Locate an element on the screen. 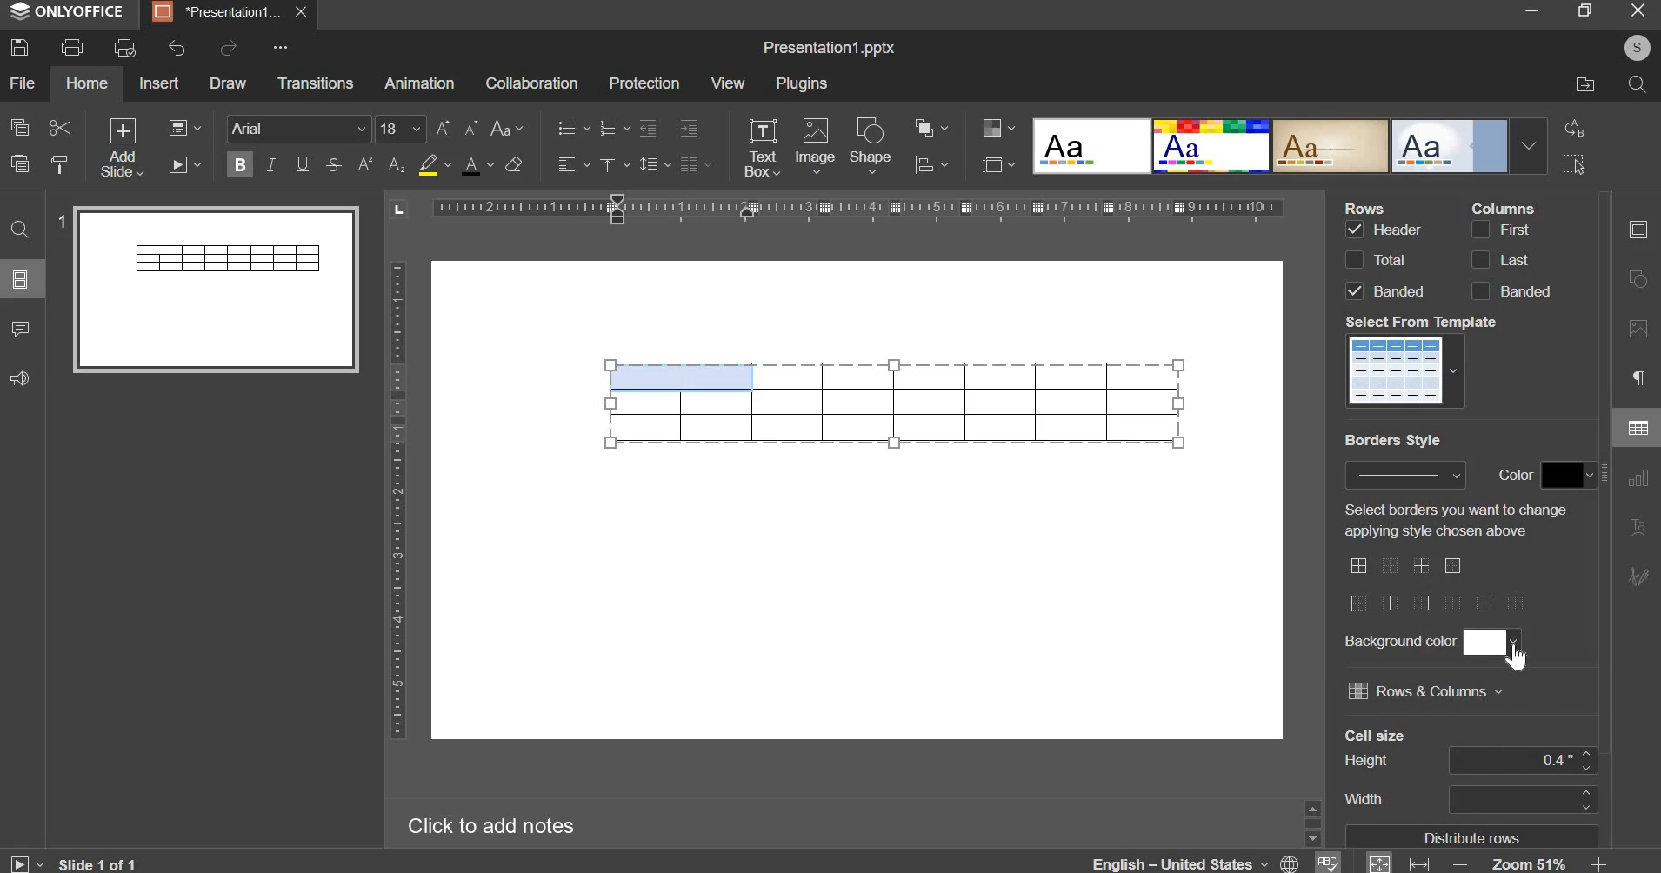  Border Style is located at coordinates (1393, 441).